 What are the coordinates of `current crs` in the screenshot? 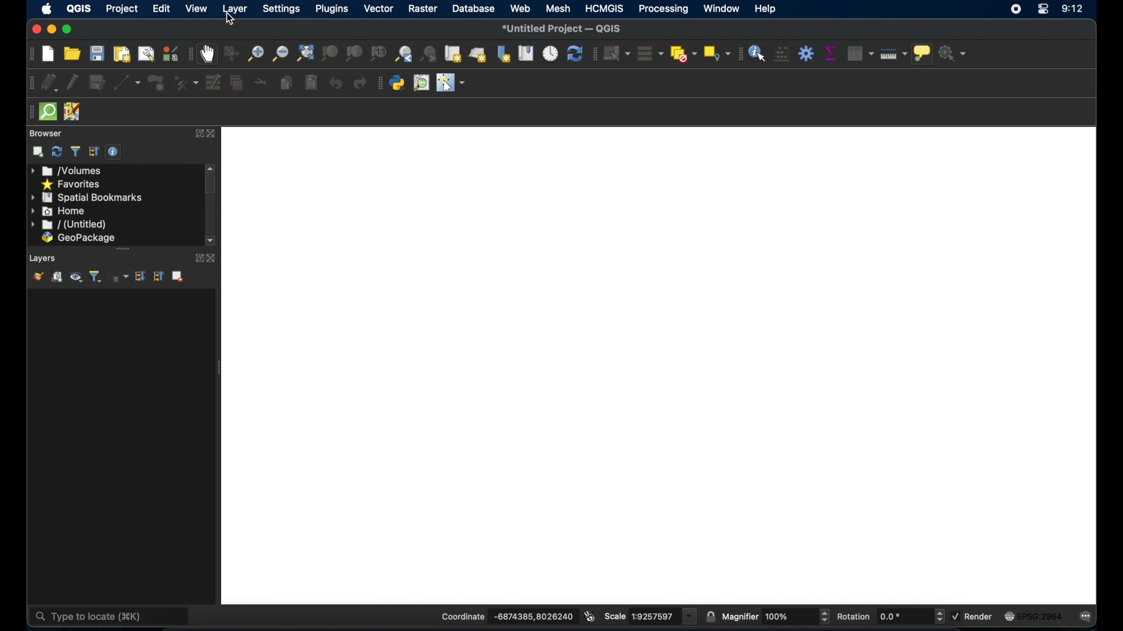 It's located at (1033, 617).